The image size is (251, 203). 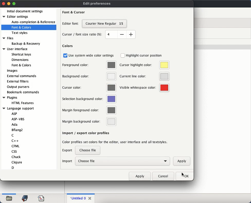 I want to click on edit preferences, so click(x=97, y=4).